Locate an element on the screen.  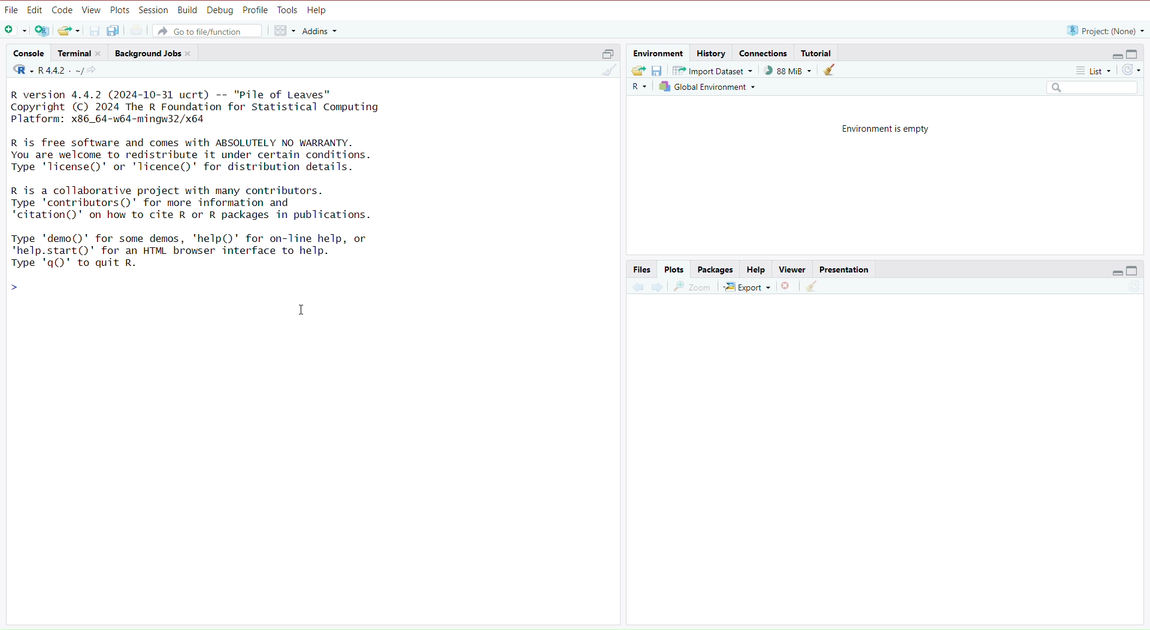
session is located at coordinates (154, 11).